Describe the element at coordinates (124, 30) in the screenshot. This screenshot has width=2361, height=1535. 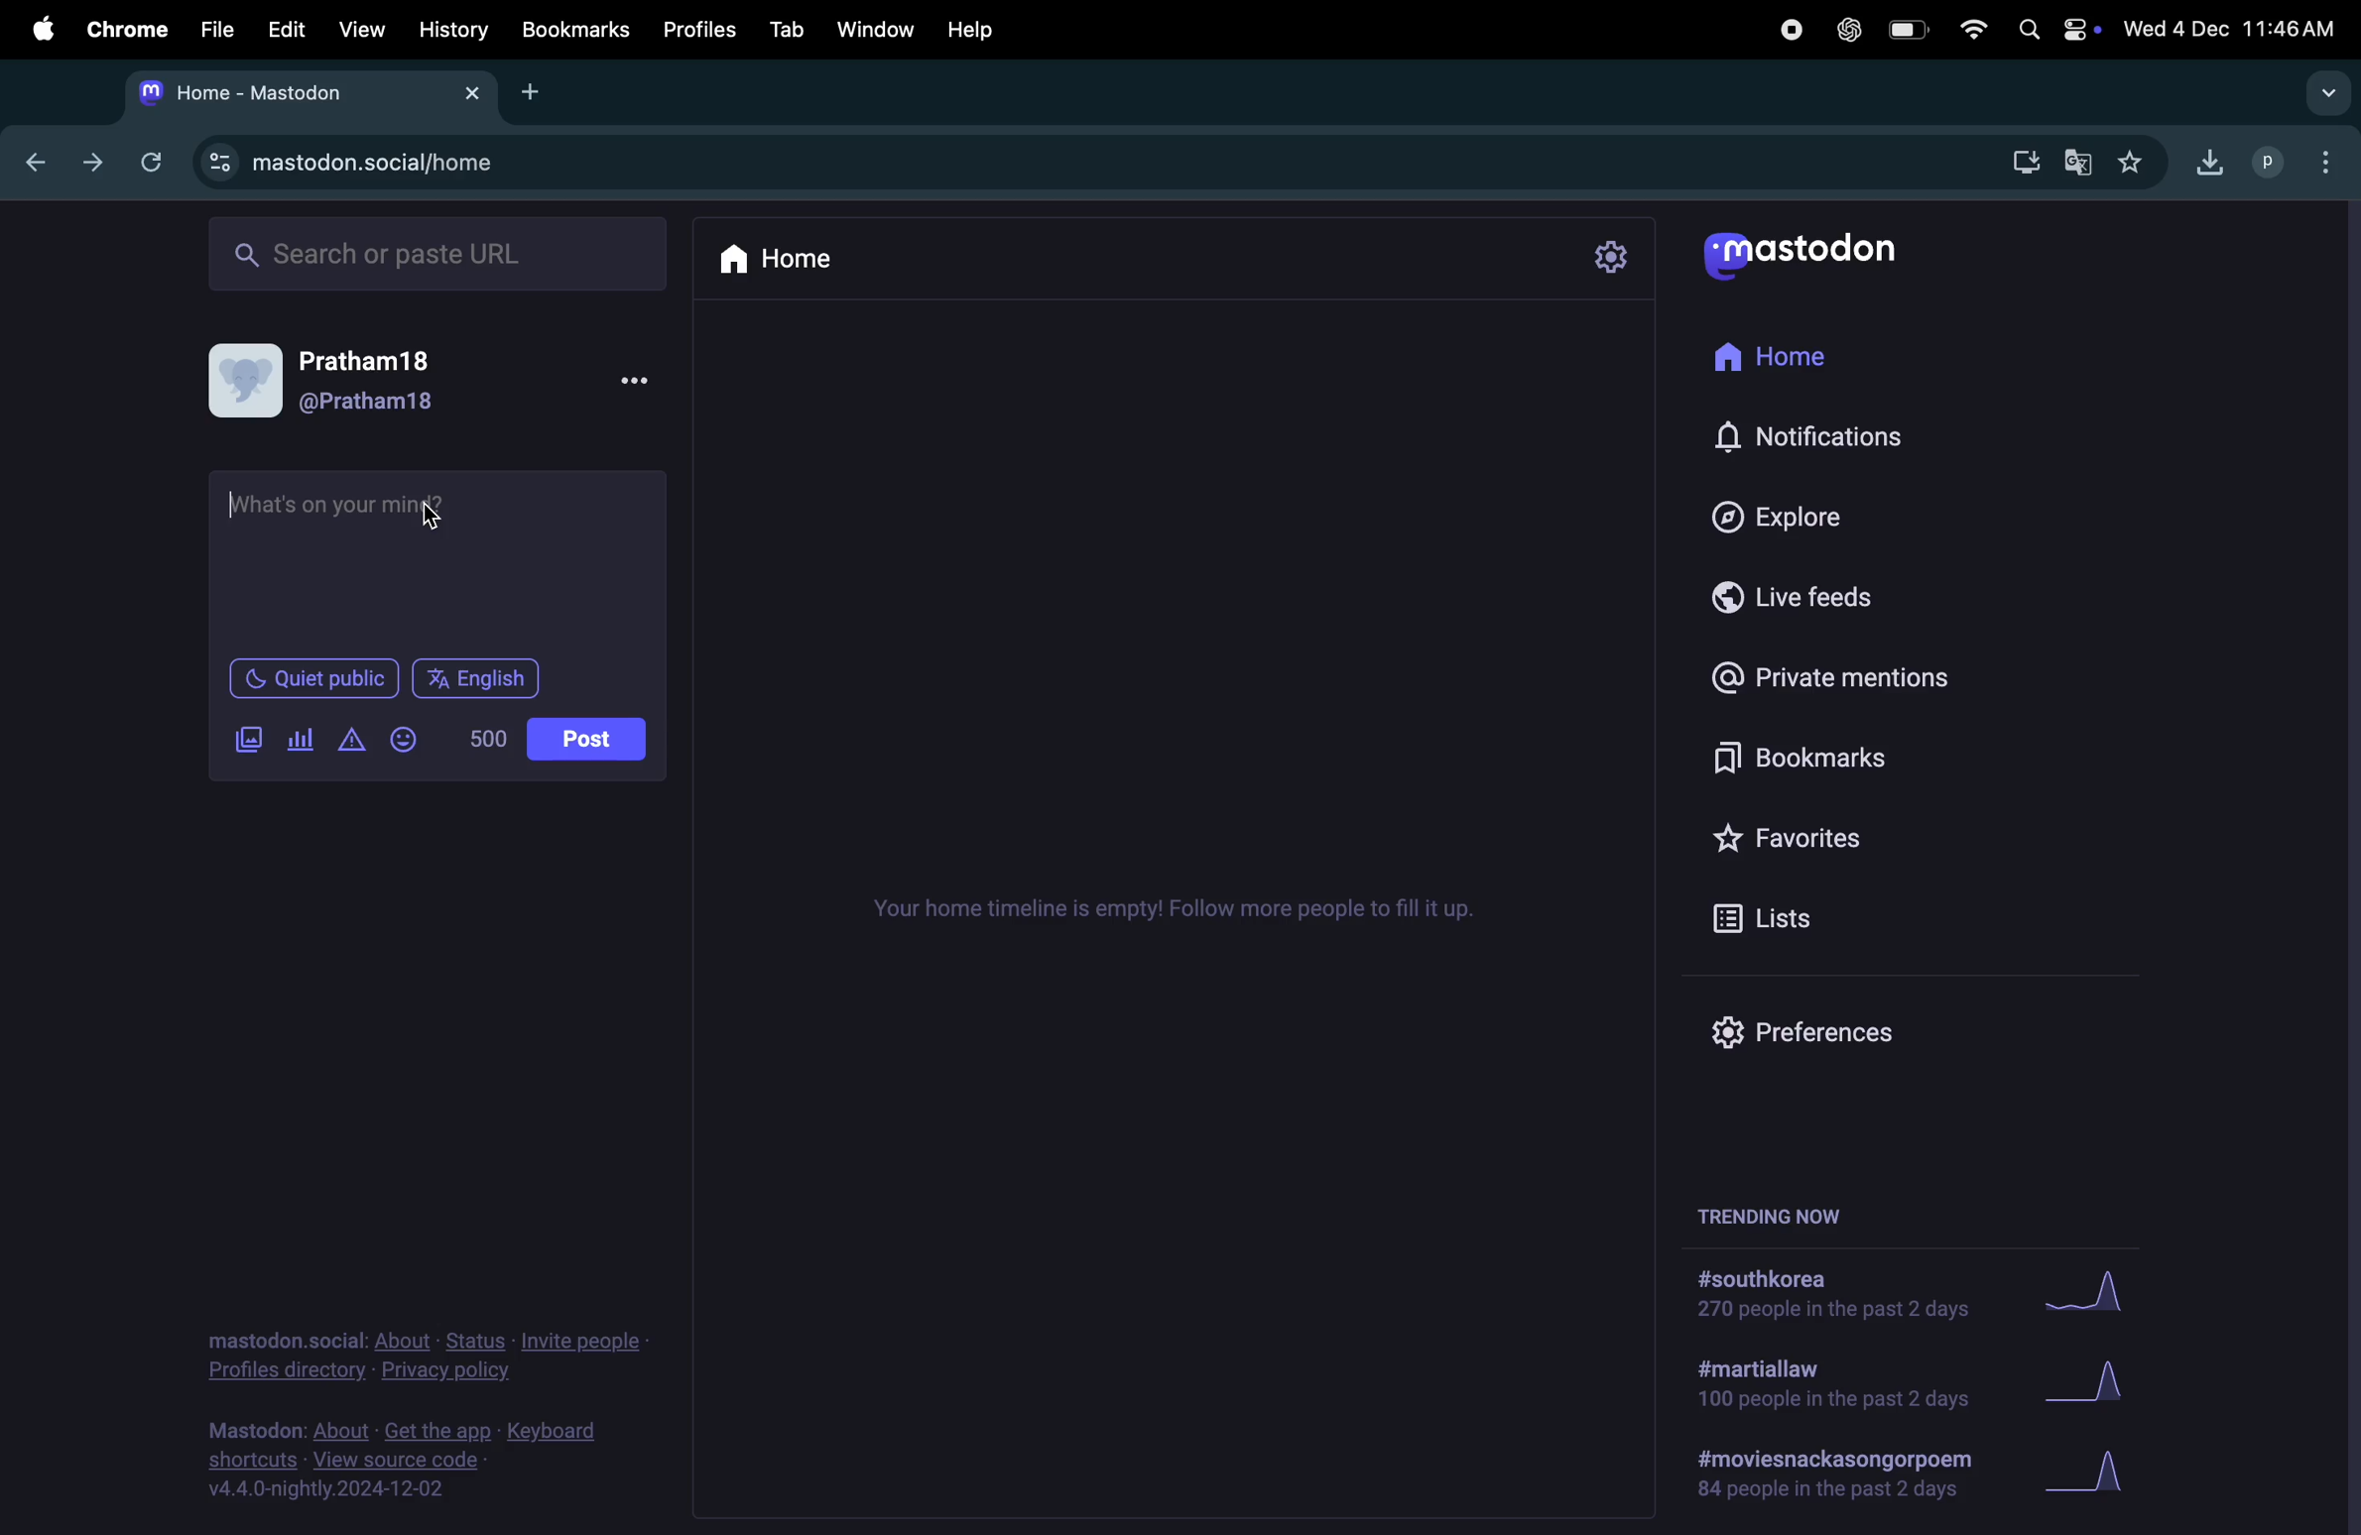
I see `Chrome` at that location.